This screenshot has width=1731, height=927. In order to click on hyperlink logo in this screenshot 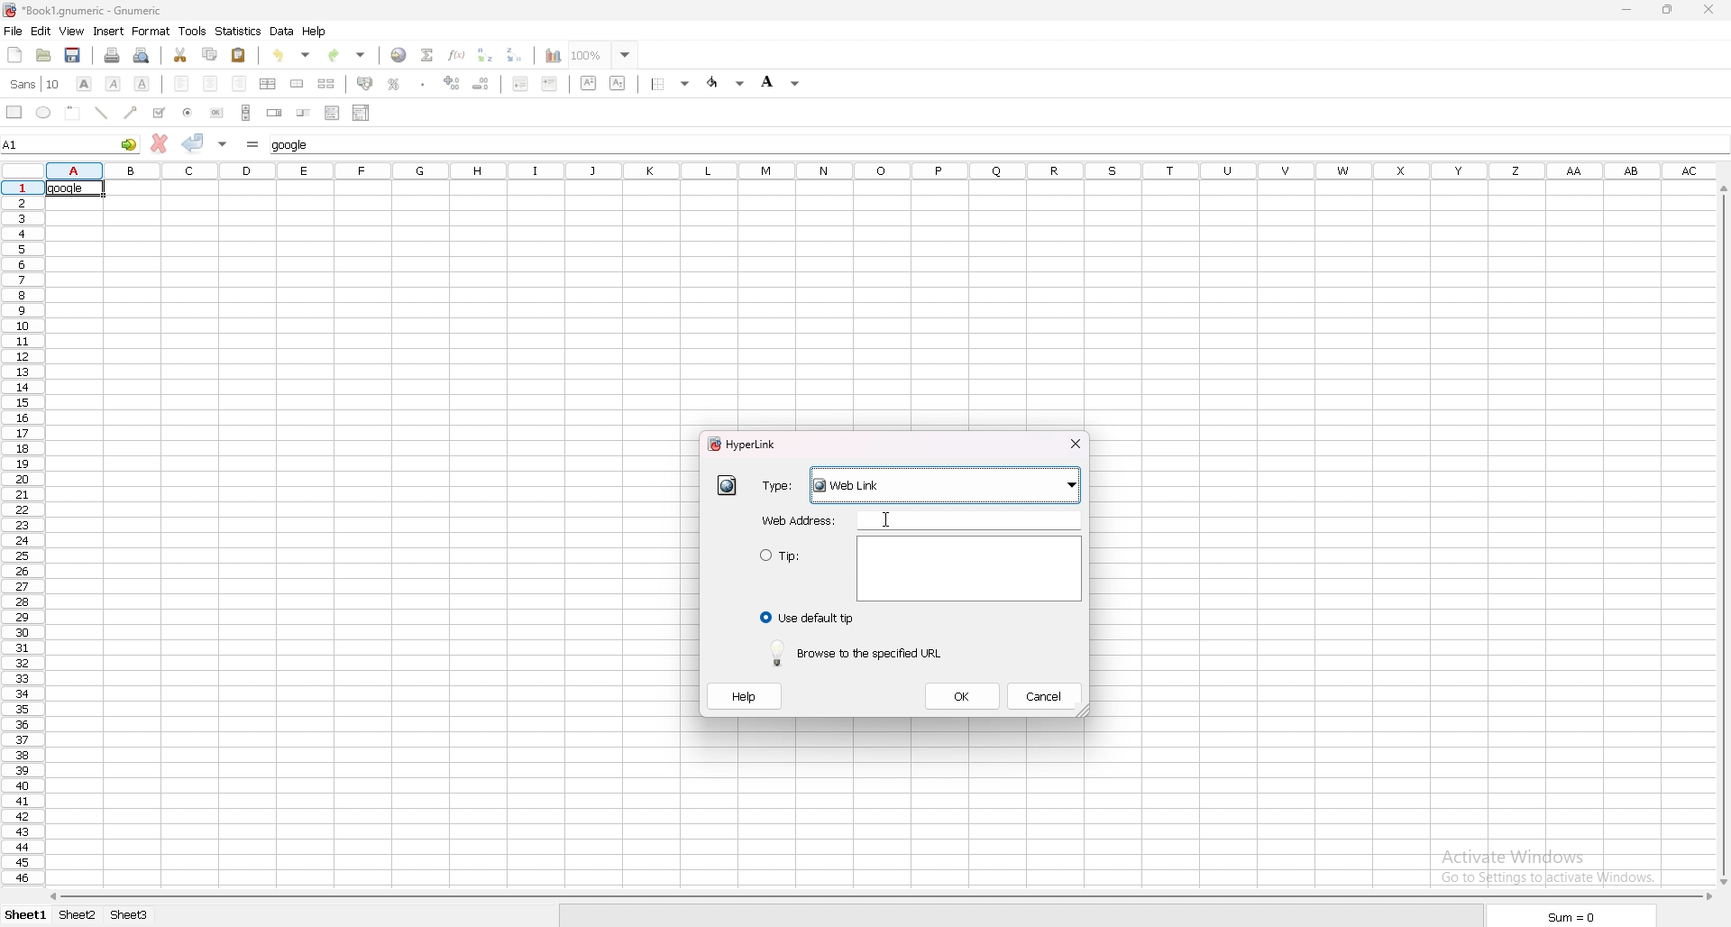, I will do `click(11, 11)`.